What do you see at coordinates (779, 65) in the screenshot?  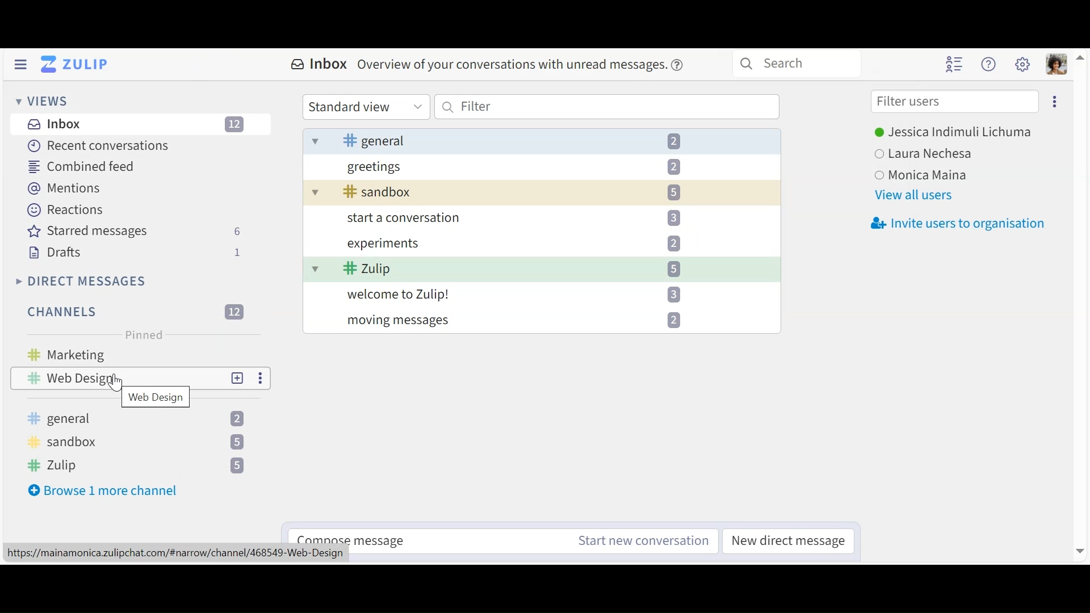 I see `Search` at bounding box center [779, 65].